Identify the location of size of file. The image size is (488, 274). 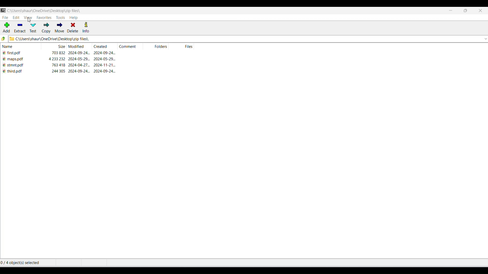
(58, 71).